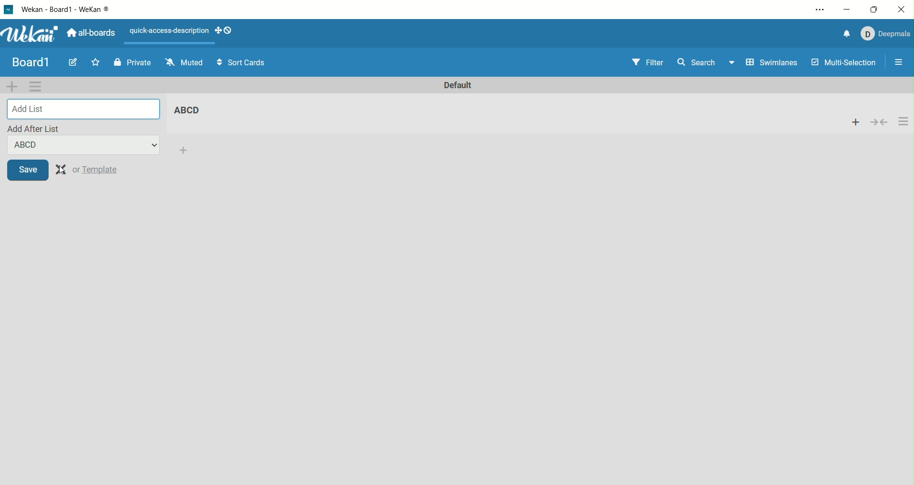 This screenshot has width=914, height=485. I want to click on maximize, so click(877, 8).